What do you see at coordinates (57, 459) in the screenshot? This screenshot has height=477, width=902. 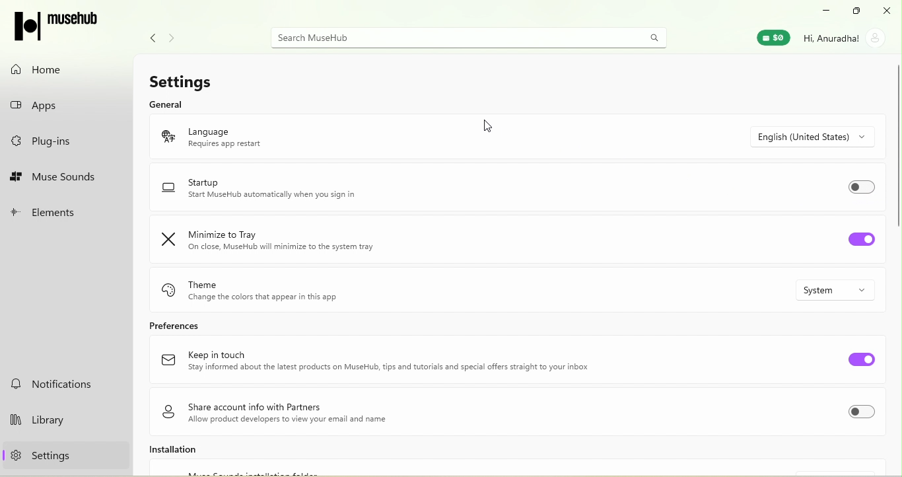 I see `settings` at bounding box center [57, 459].